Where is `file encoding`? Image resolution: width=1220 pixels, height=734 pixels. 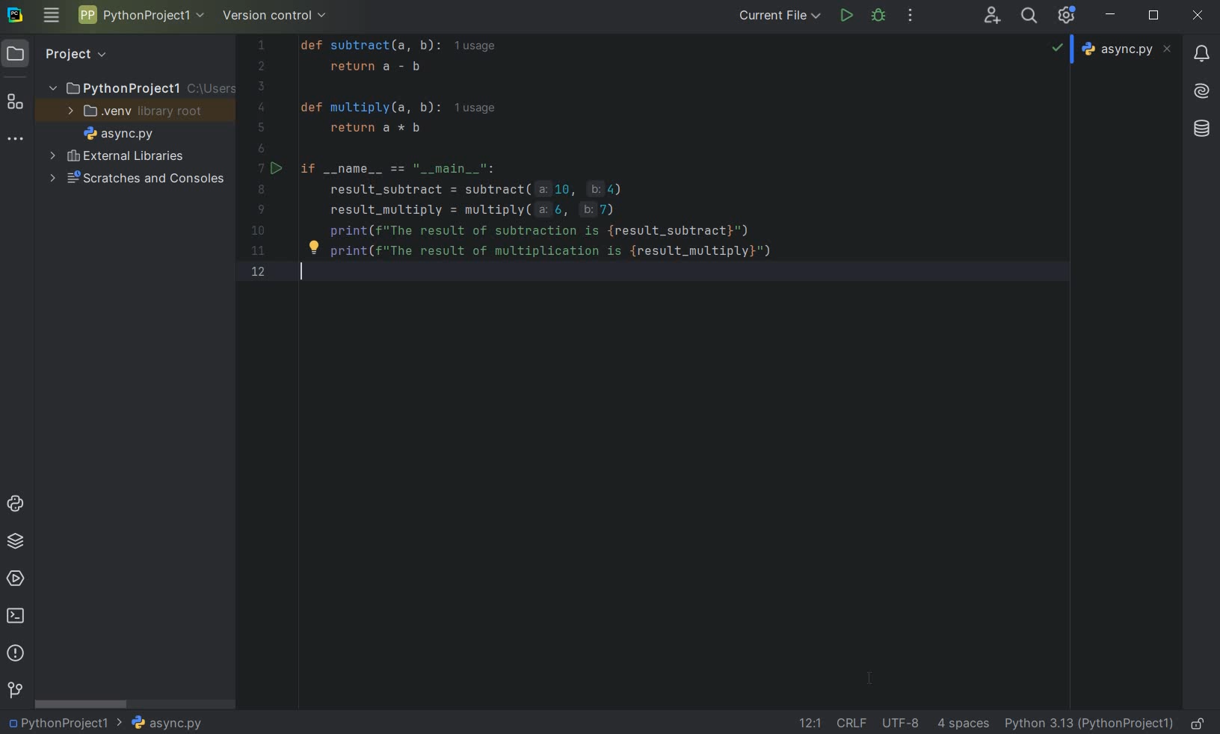 file encoding is located at coordinates (902, 722).